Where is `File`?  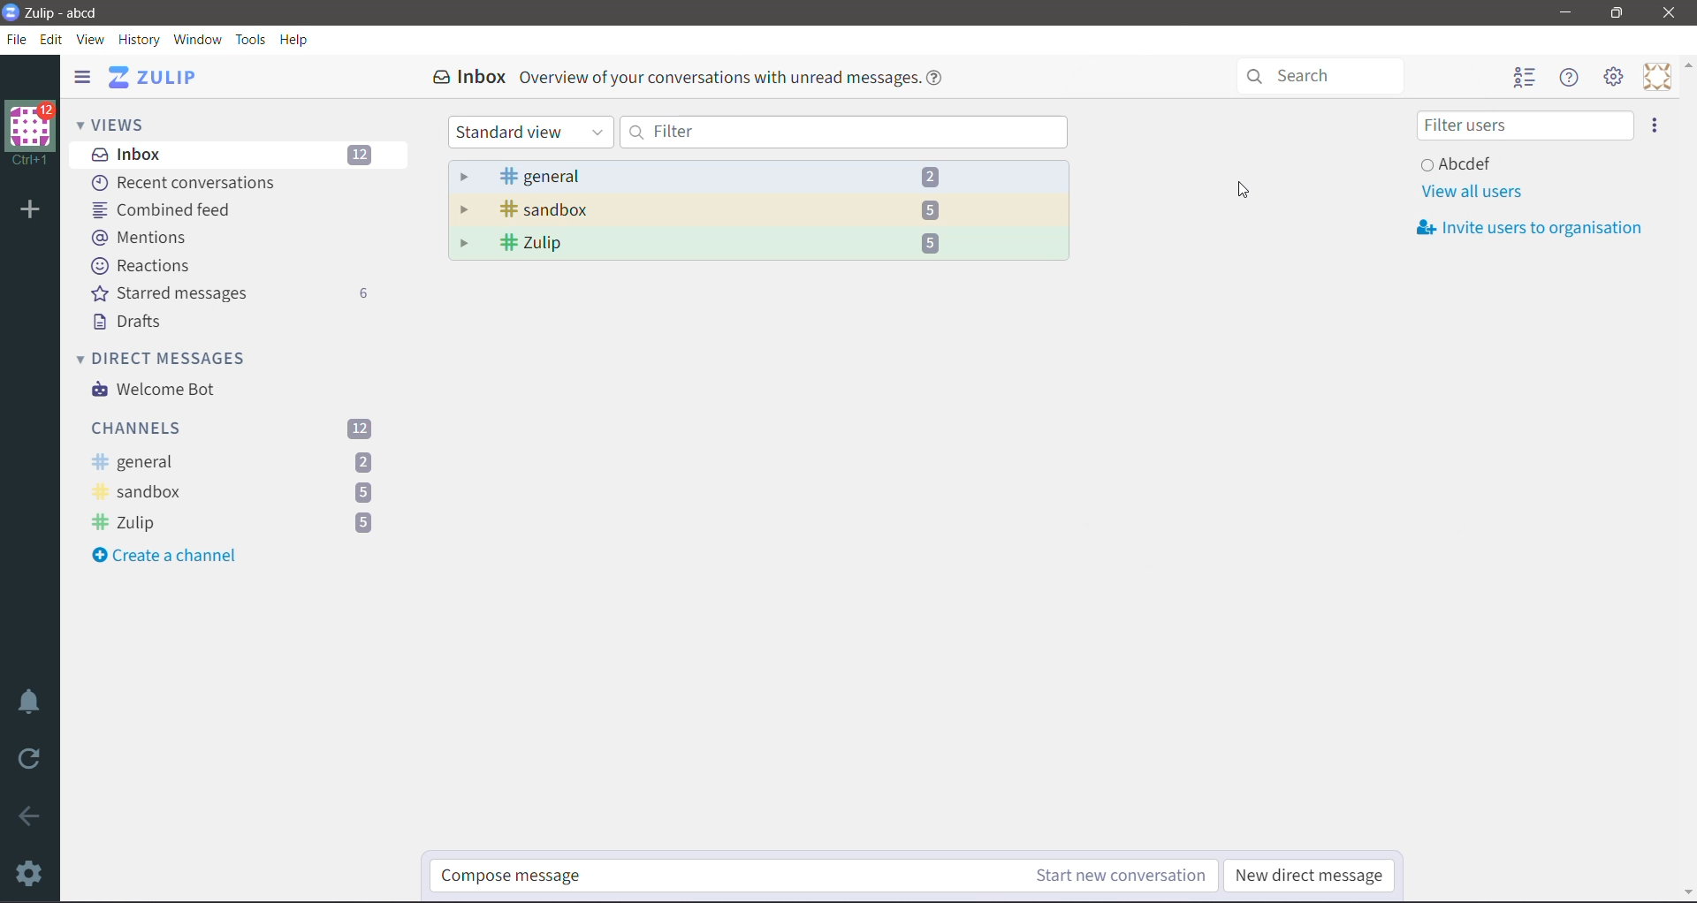 File is located at coordinates (18, 38).